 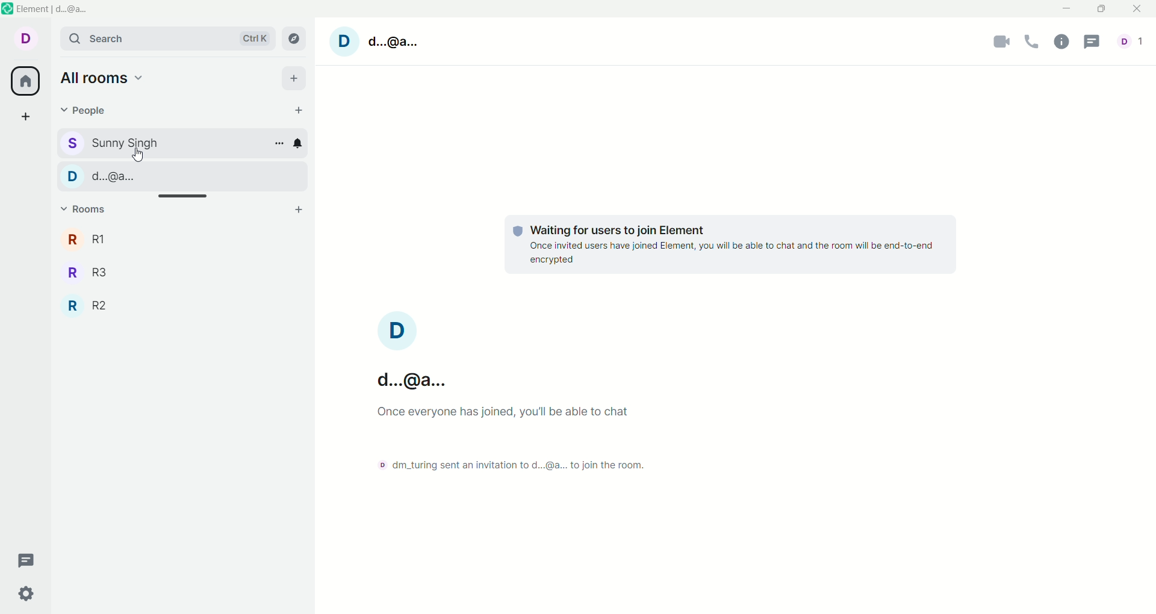 I want to click on account, so click(x=381, y=43).